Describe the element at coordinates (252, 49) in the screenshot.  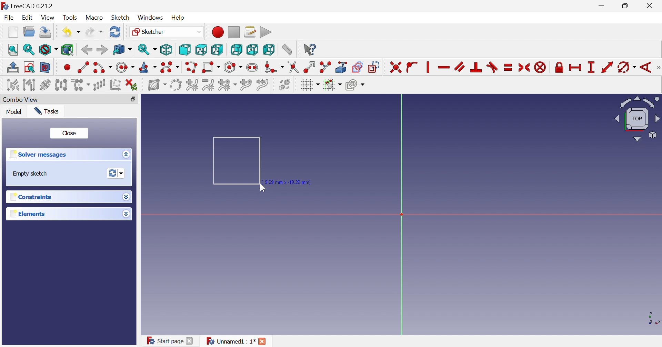
I see `Bottom` at that location.